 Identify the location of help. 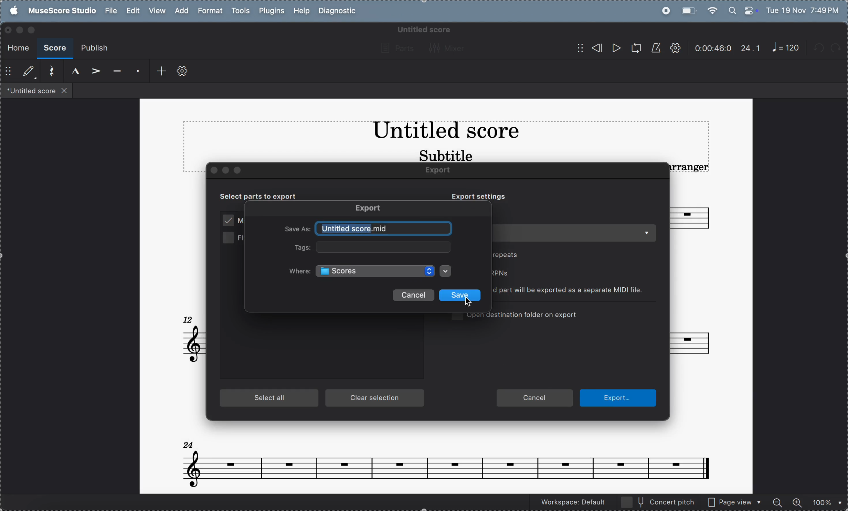
(301, 11).